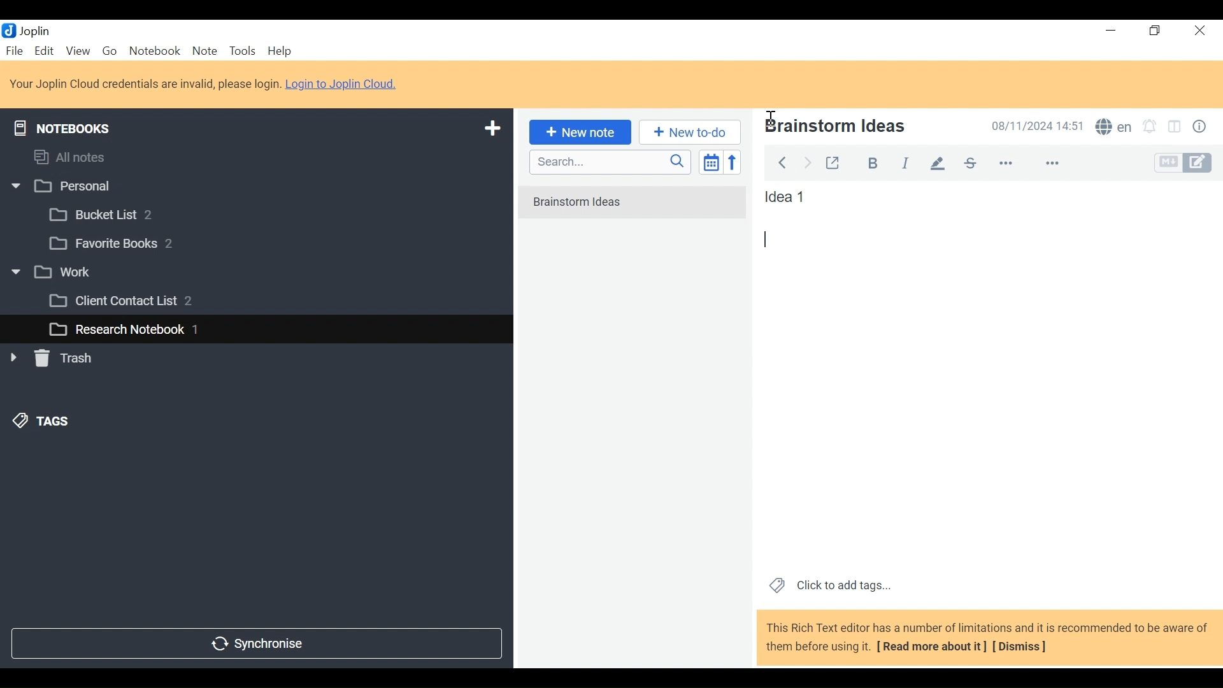  What do you see at coordinates (1156, 31) in the screenshot?
I see `Restore` at bounding box center [1156, 31].